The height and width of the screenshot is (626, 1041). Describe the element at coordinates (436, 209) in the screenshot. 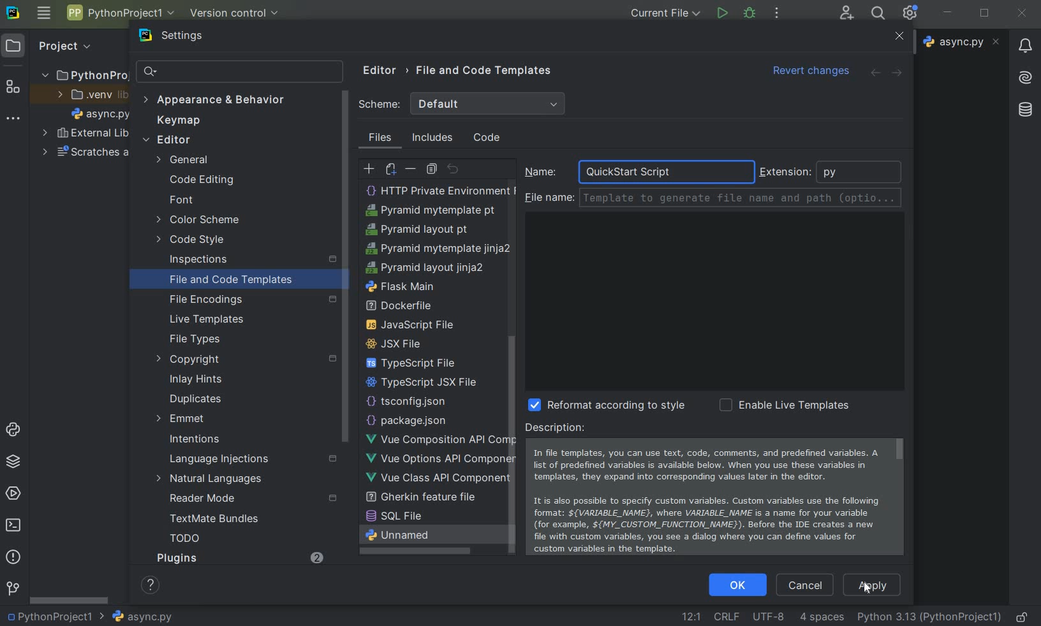

I see `create Template` at that location.